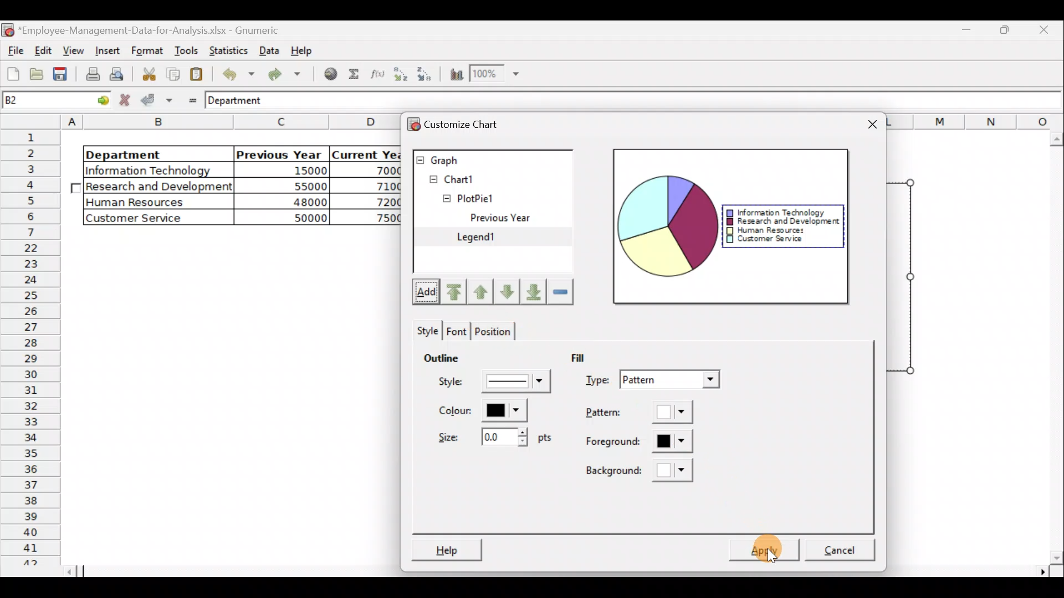 Image resolution: width=1064 pixels, height=598 pixels. What do you see at coordinates (378, 202) in the screenshot?
I see `72000` at bounding box center [378, 202].